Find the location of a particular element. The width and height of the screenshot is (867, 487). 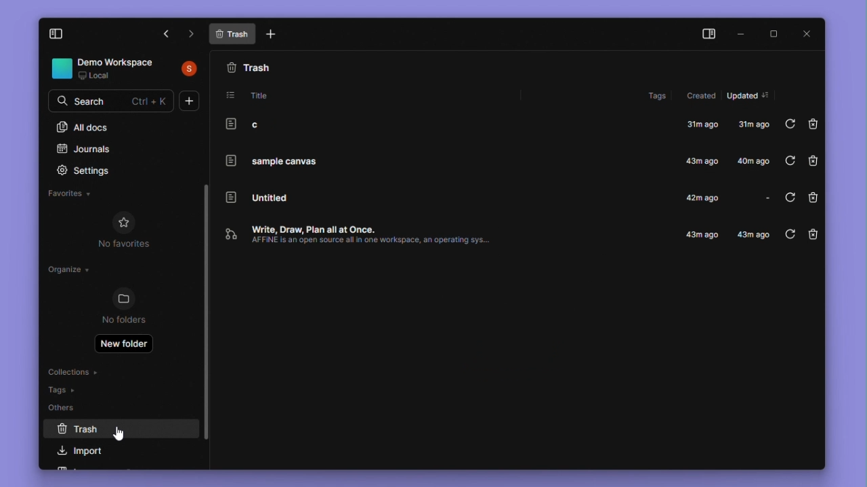

Updated is located at coordinates (749, 96).